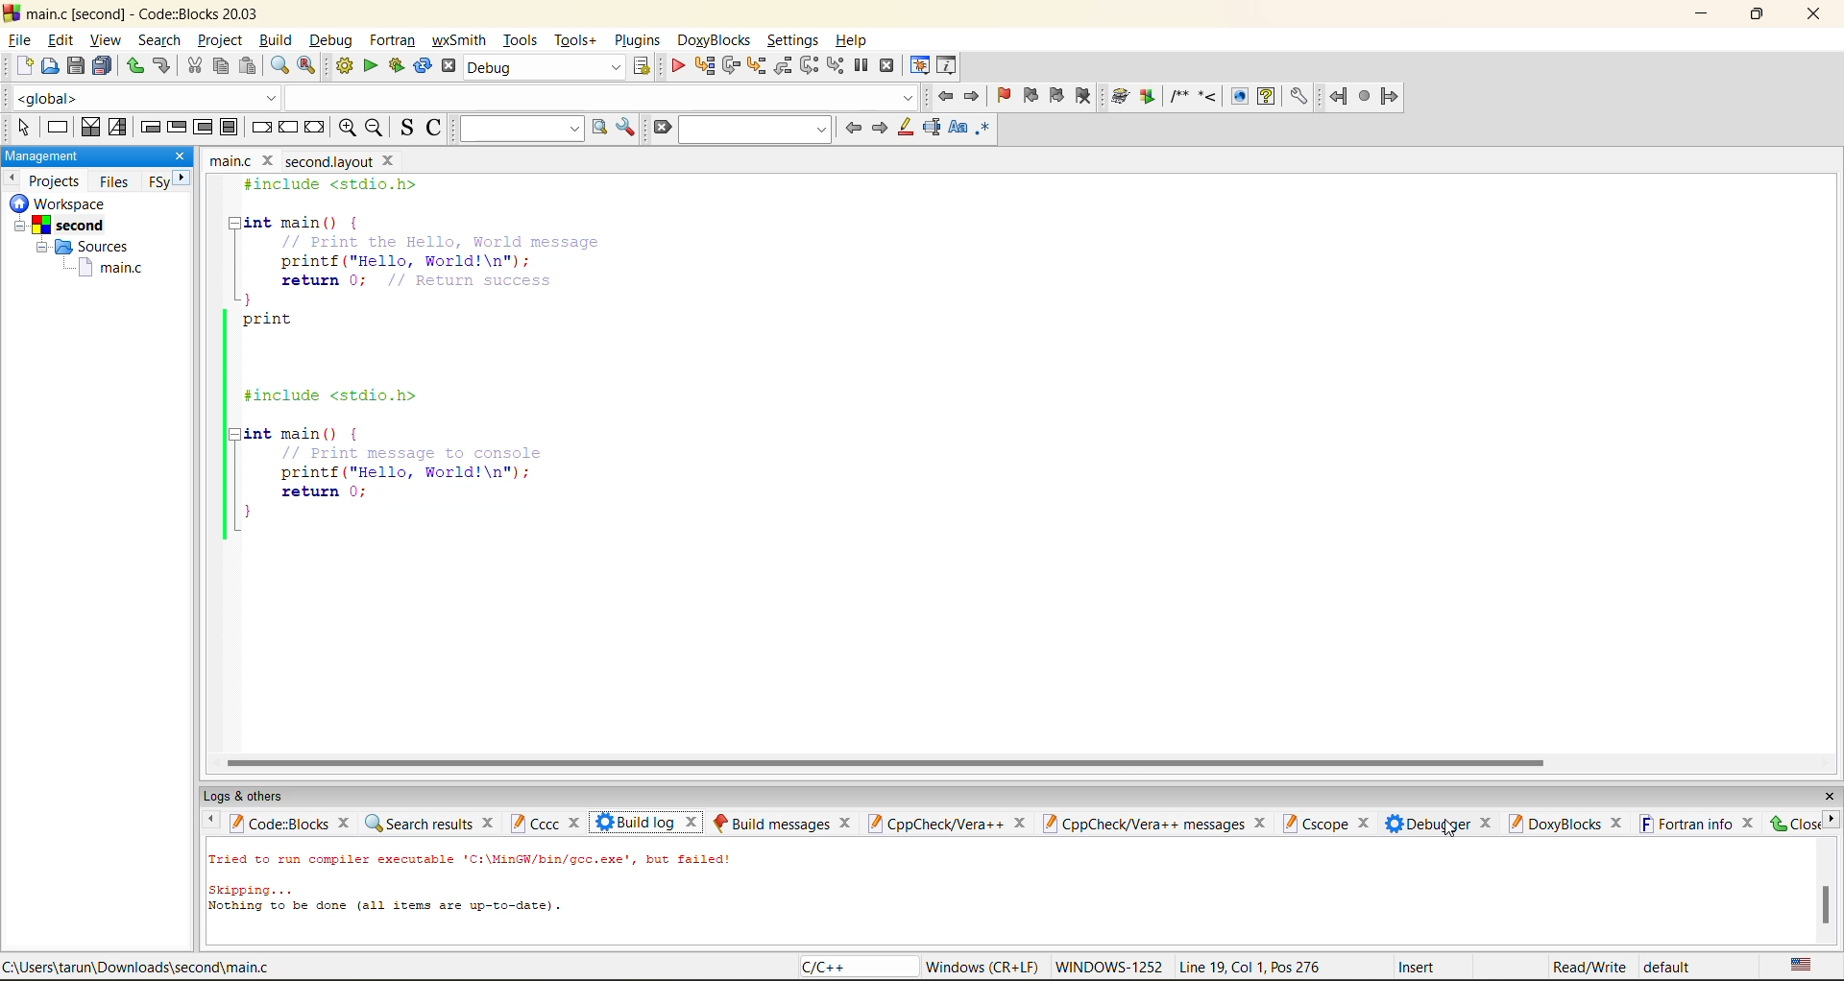 The width and height of the screenshot is (1844, 981). I want to click on previous, so click(851, 128).